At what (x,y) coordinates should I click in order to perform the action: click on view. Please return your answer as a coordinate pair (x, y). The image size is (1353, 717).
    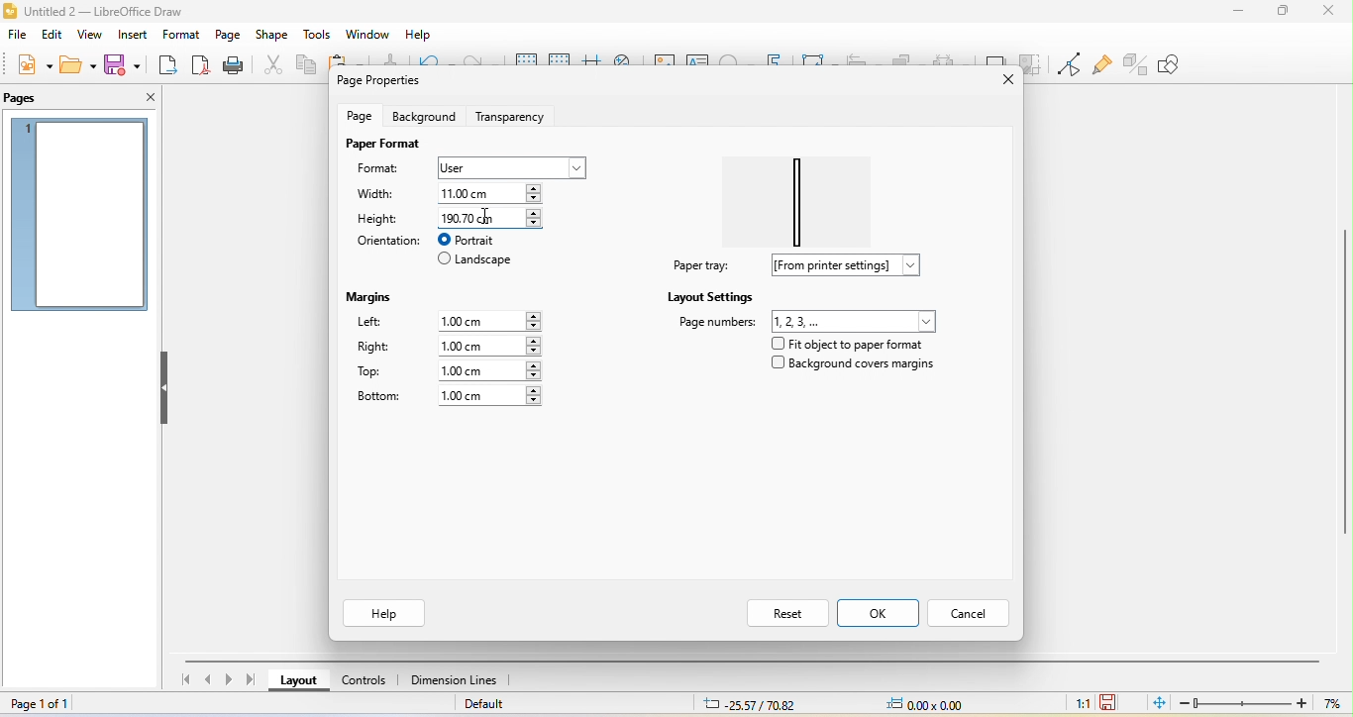
    Looking at the image, I should click on (88, 37).